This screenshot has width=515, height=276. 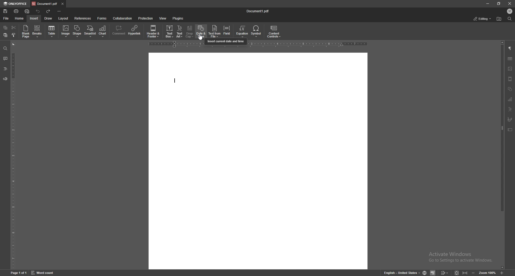 What do you see at coordinates (5, 34) in the screenshot?
I see `paste` at bounding box center [5, 34].